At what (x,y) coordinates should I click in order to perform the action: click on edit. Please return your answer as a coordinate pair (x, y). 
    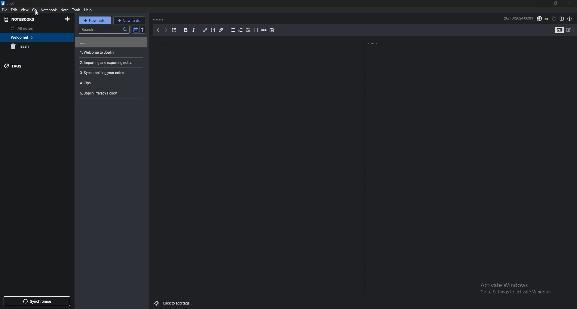
    Looking at the image, I should click on (14, 9).